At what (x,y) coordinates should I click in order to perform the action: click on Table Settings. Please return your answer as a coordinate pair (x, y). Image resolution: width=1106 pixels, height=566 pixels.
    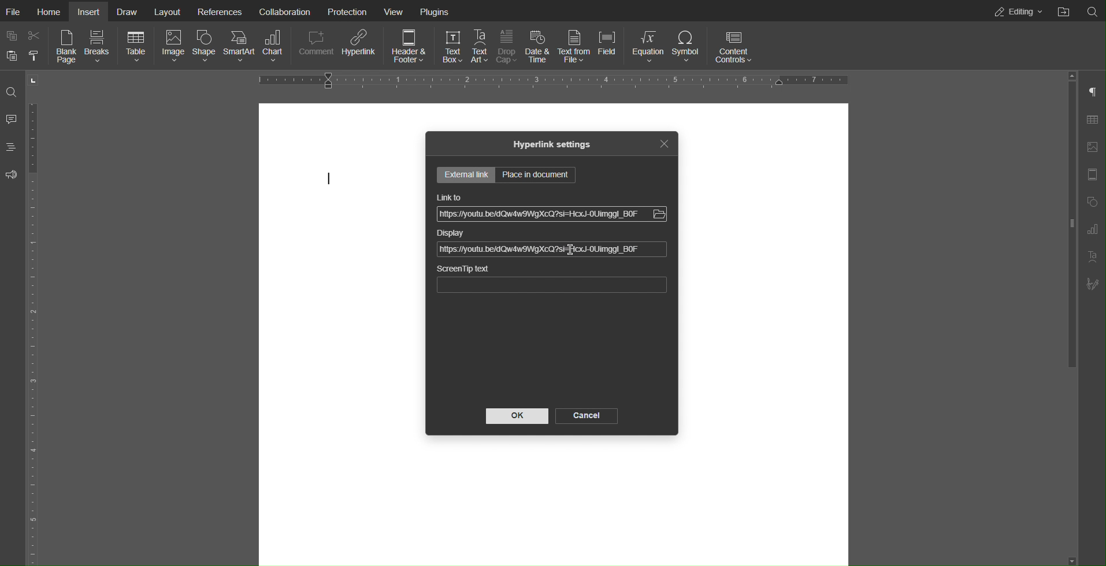
    Looking at the image, I should click on (1092, 118).